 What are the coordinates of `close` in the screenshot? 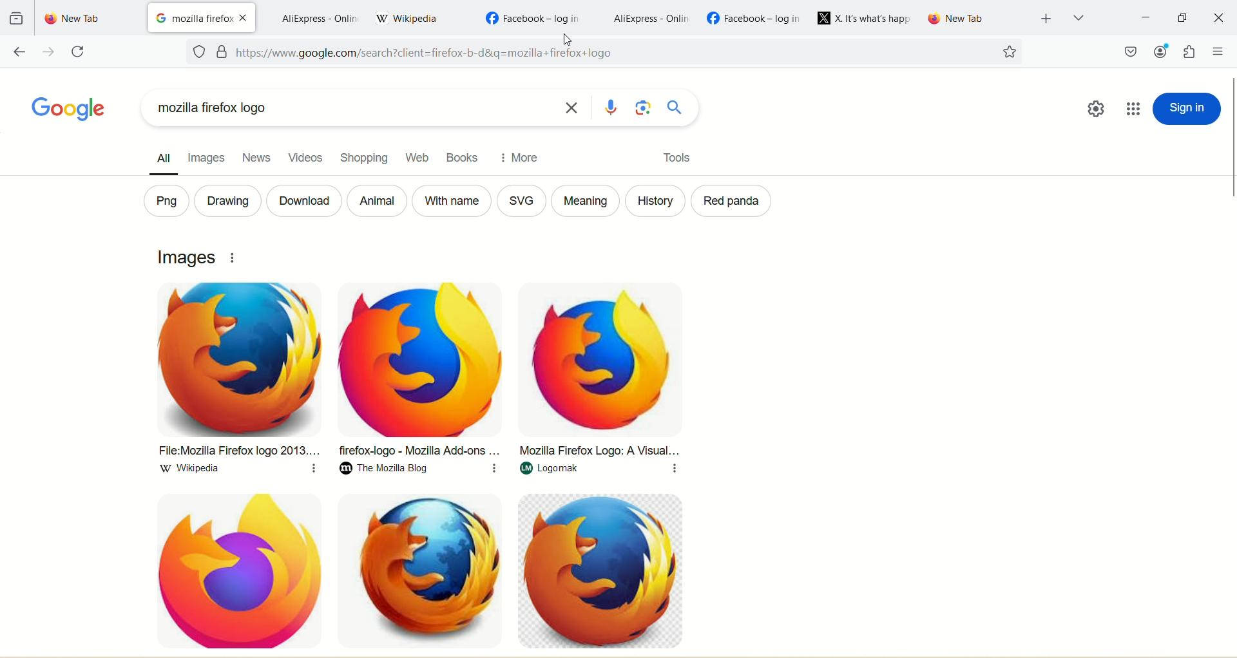 It's located at (574, 107).